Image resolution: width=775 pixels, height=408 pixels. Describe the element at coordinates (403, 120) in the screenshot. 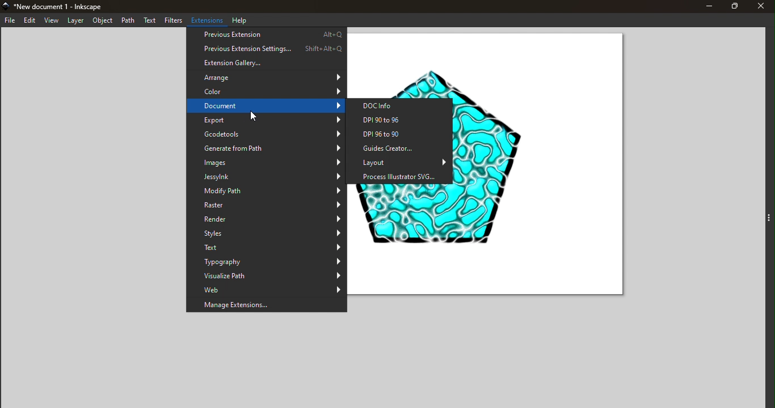

I see `DPI 90 to 96` at that location.